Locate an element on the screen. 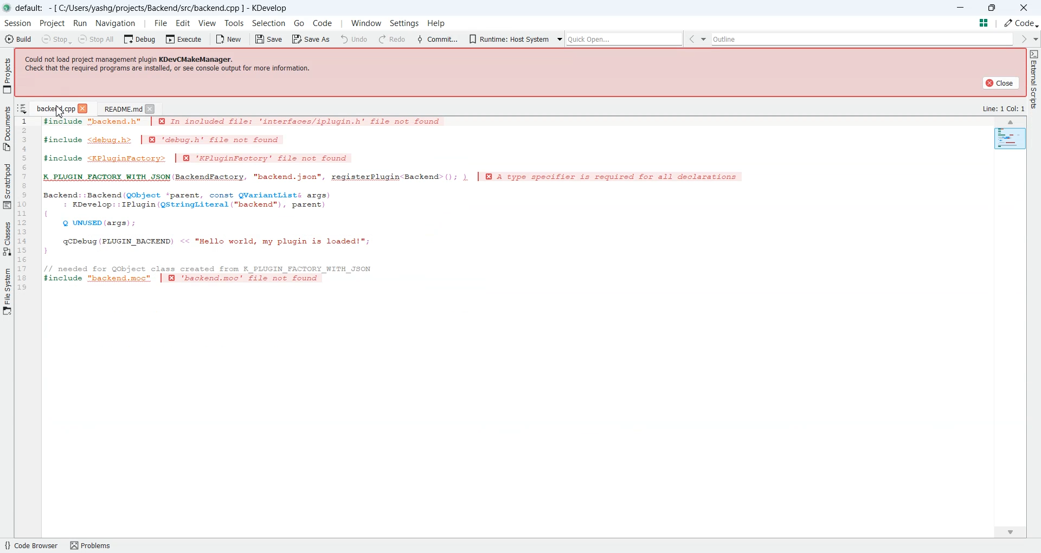 Image resolution: width=1041 pixels, height=553 pixels. Session is located at coordinates (17, 23).